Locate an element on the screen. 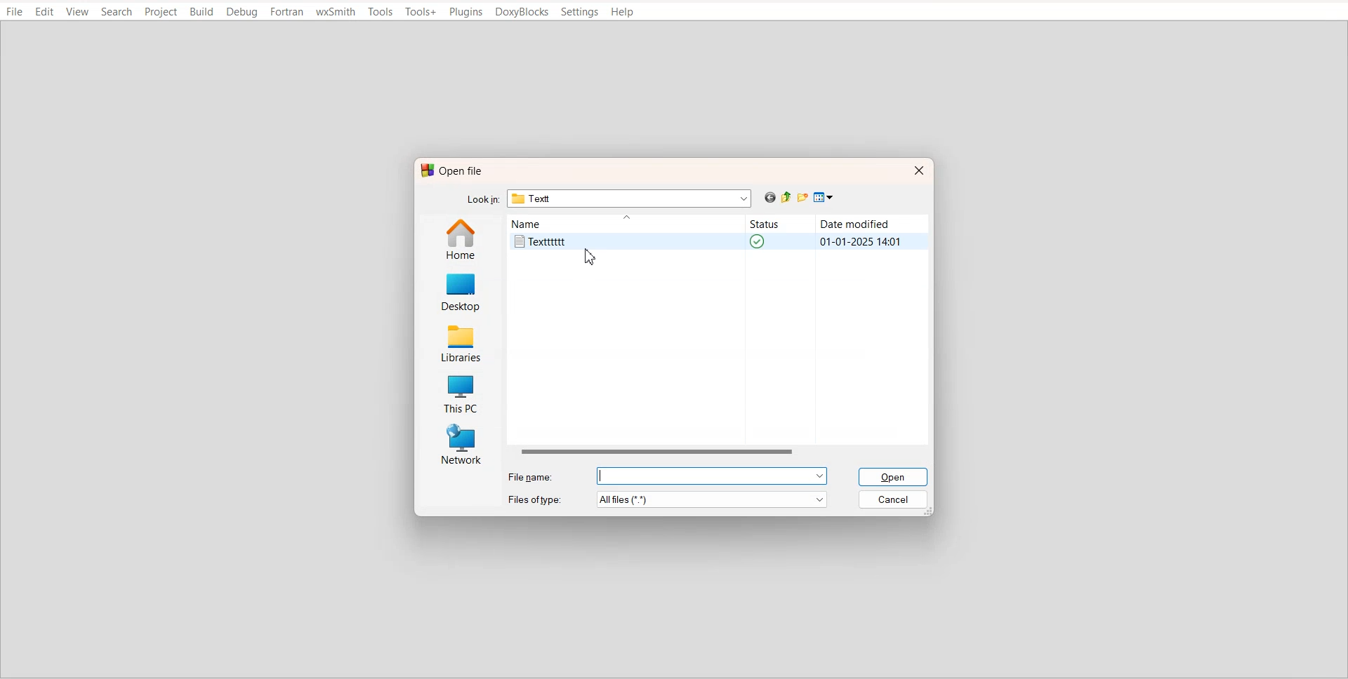 This screenshot has height=679, width=1348. Edit is located at coordinates (44, 11).